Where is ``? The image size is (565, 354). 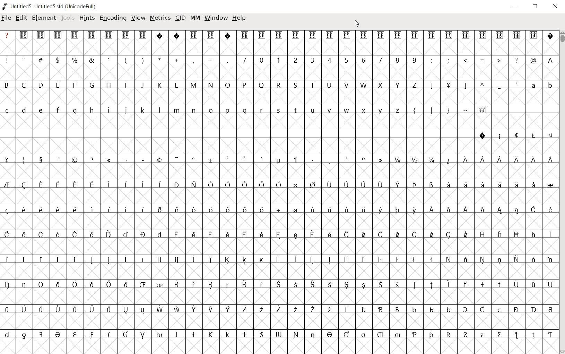  is located at coordinates (144, 35).